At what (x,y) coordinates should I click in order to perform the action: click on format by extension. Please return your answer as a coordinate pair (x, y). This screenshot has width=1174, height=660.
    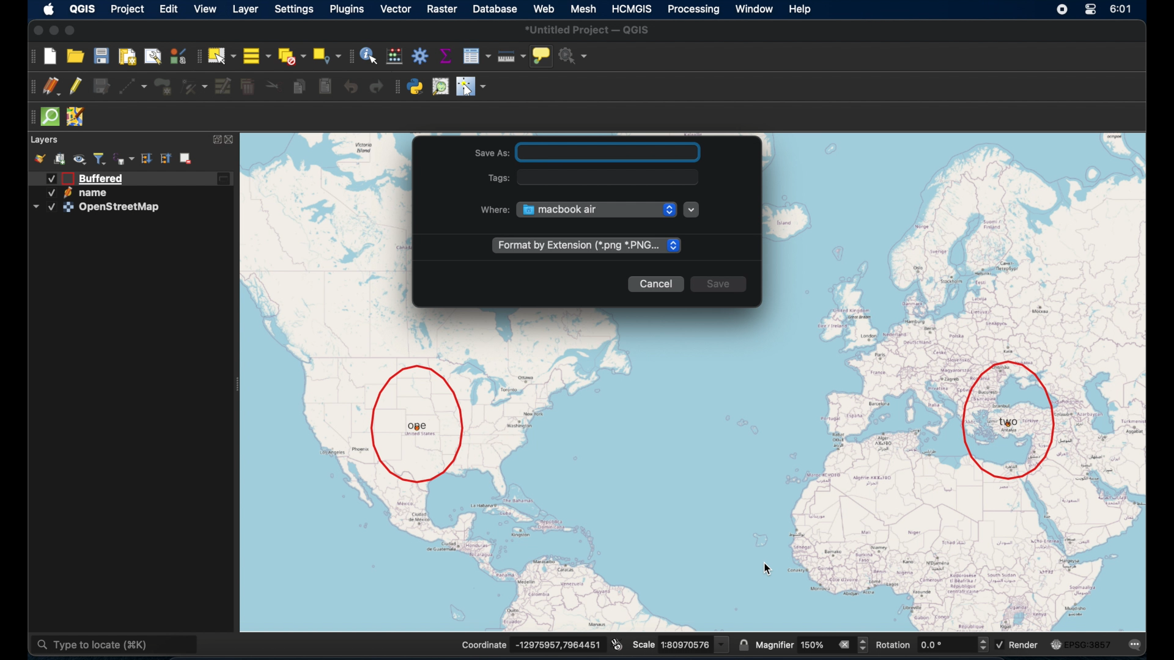
    Looking at the image, I should click on (585, 246).